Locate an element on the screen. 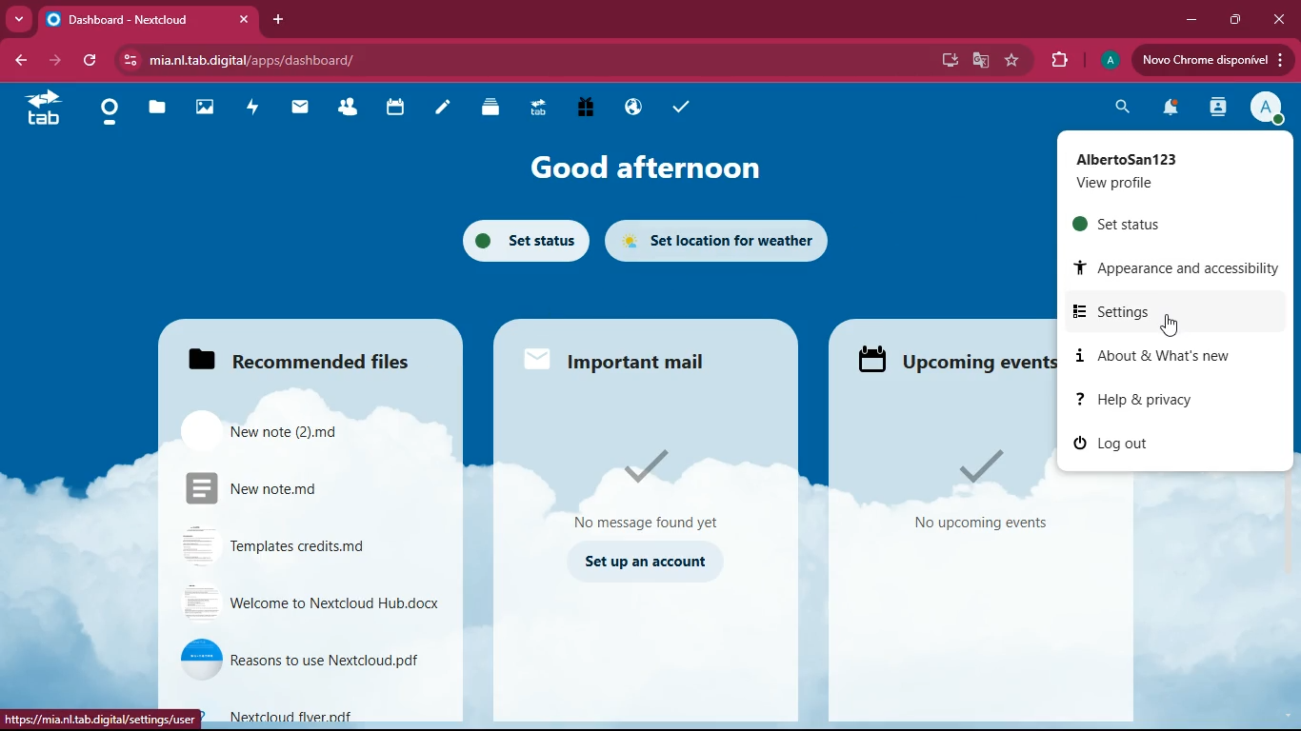 Image resolution: width=1301 pixels, height=731 pixels. search is located at coordinates (1119, 109).